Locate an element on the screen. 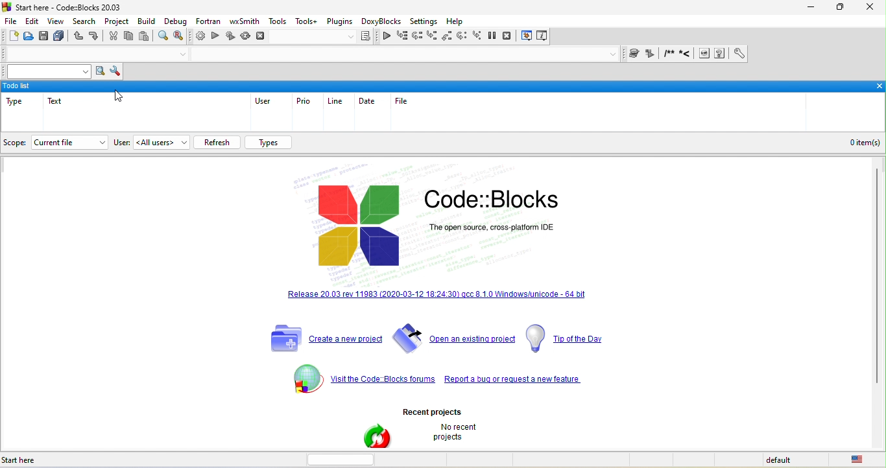 This screenshot has height=468, width=886. open an existing project is located at coordinates (458, 341).